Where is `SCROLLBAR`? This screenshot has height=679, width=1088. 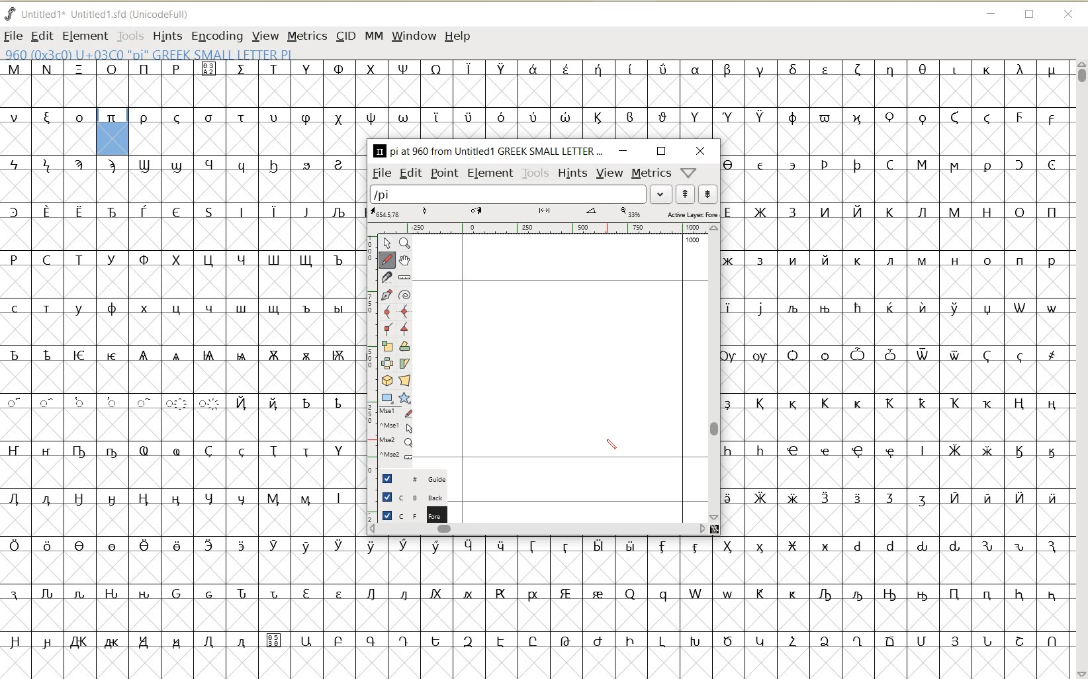 SCROLLBAR is located at coordinates (538, 531).